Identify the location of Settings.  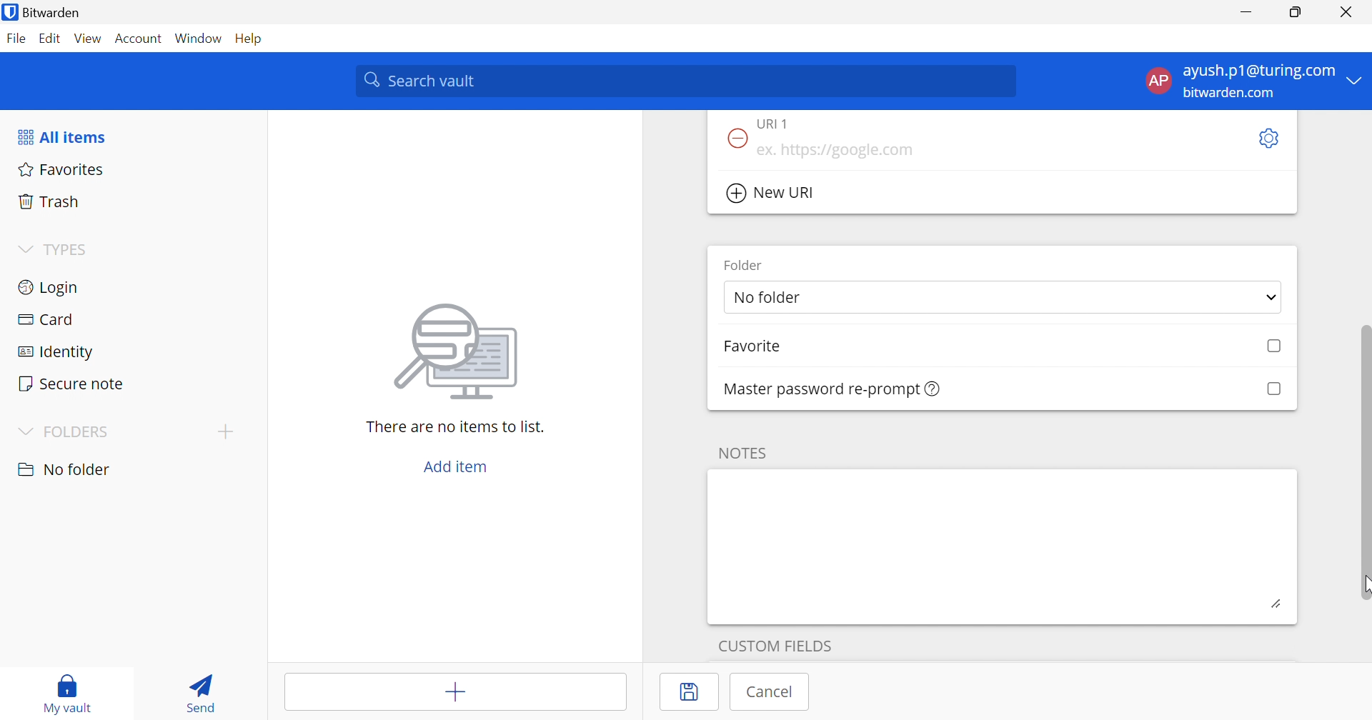
(1267, 139).